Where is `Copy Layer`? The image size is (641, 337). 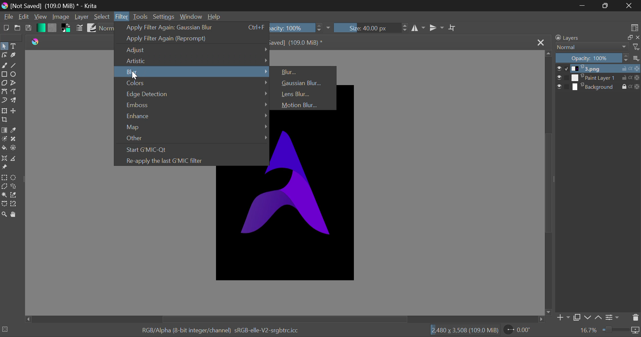
Copy Layer is located at coordinates (577, 317).